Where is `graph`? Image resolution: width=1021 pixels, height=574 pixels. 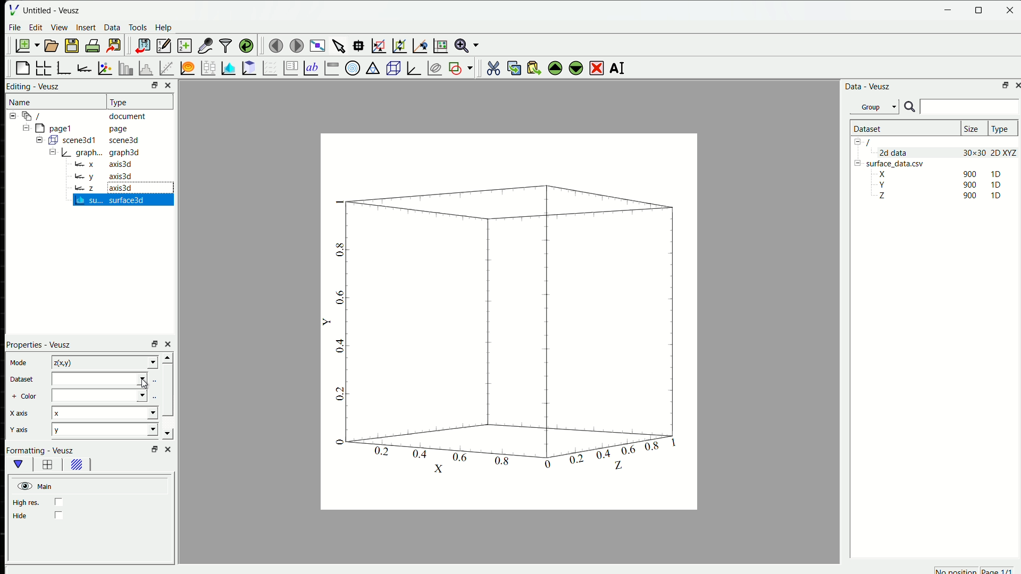
graph is located at coordinates (509, 333).